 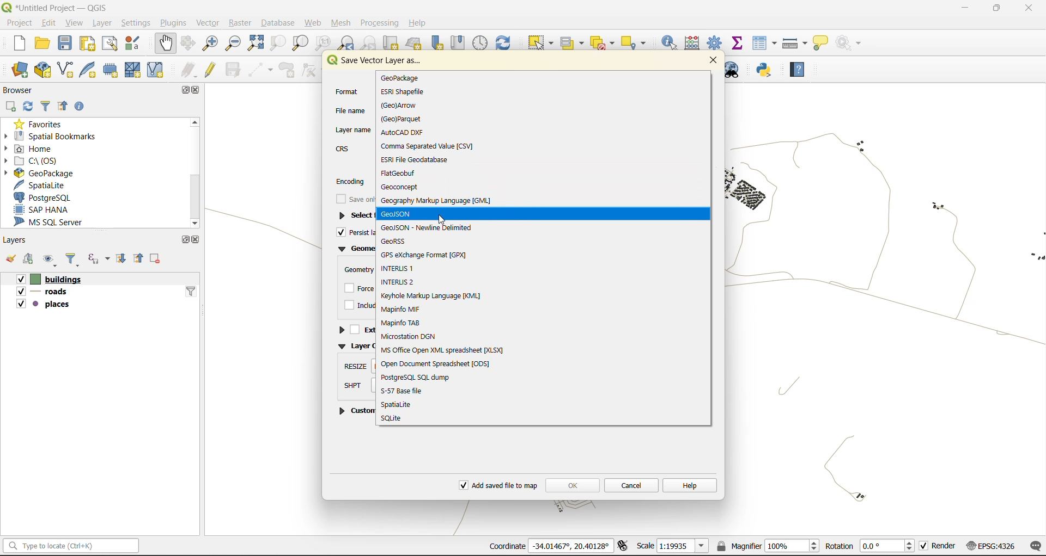 I want to click on toolbox, so click(x=716, y=44).